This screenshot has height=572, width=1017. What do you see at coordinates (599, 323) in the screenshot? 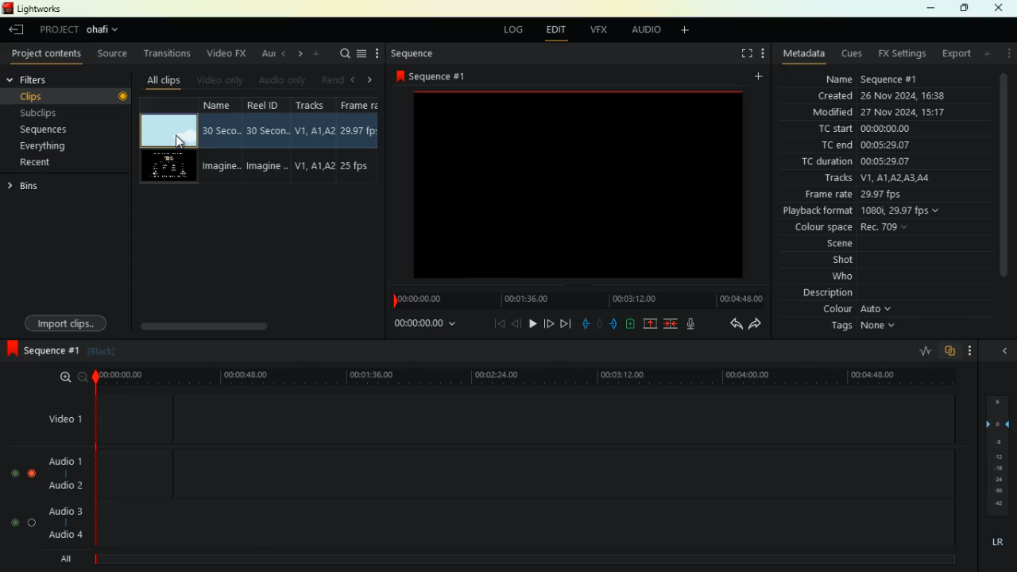
I see `hold` at bounding box center [599, 323].